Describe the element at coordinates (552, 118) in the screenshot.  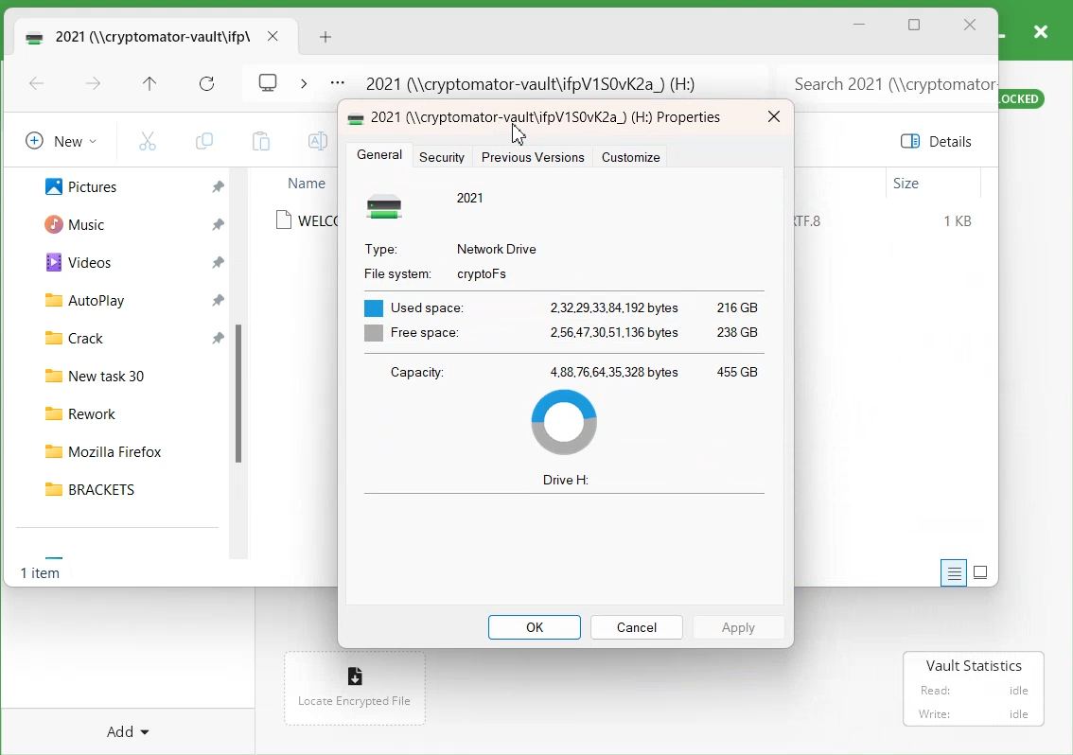
I see `Text 1` at that location.